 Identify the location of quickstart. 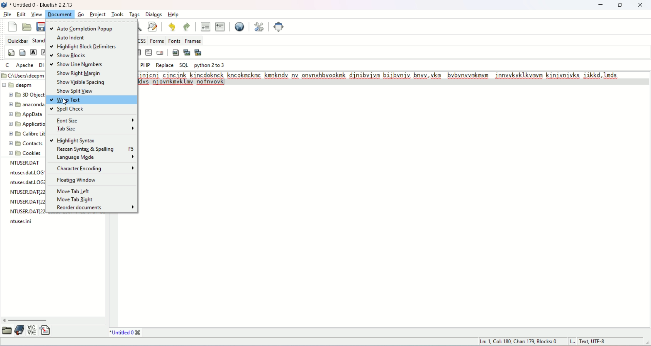
(11, 53).